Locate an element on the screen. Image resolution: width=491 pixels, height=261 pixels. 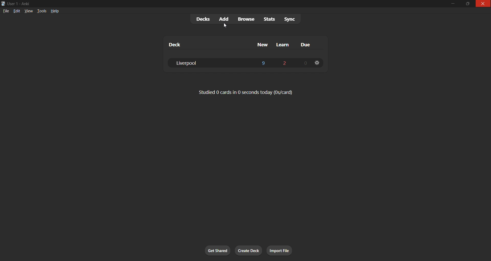
liverpool is located at coordinates (187, 62).